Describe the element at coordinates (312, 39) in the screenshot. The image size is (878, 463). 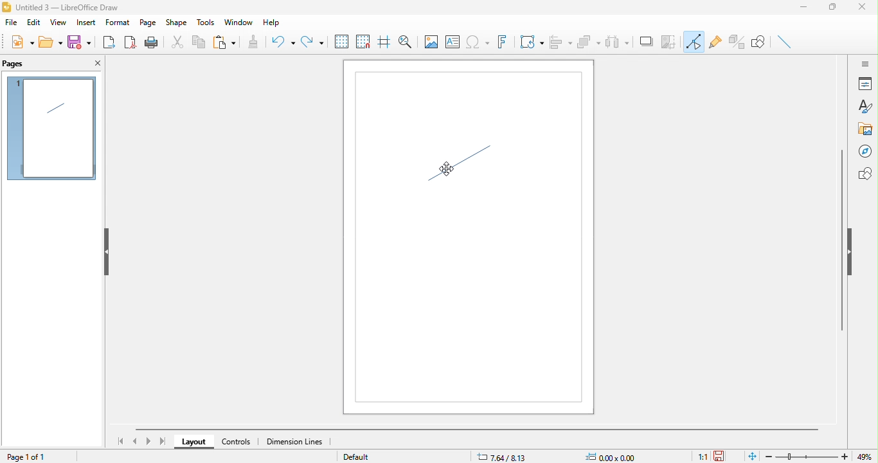
I see `redo` at that location.